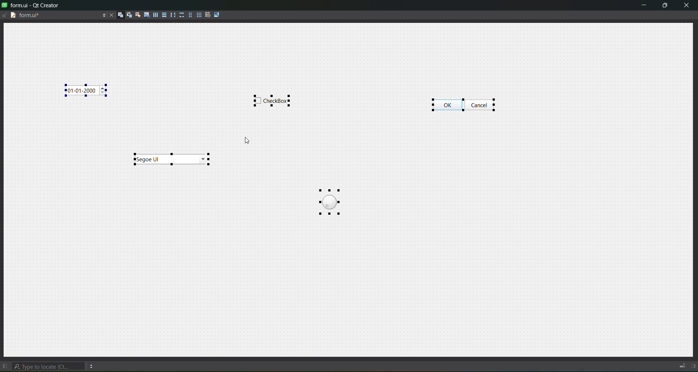  I want to click on Selected WIdgets, so click(329, 200).